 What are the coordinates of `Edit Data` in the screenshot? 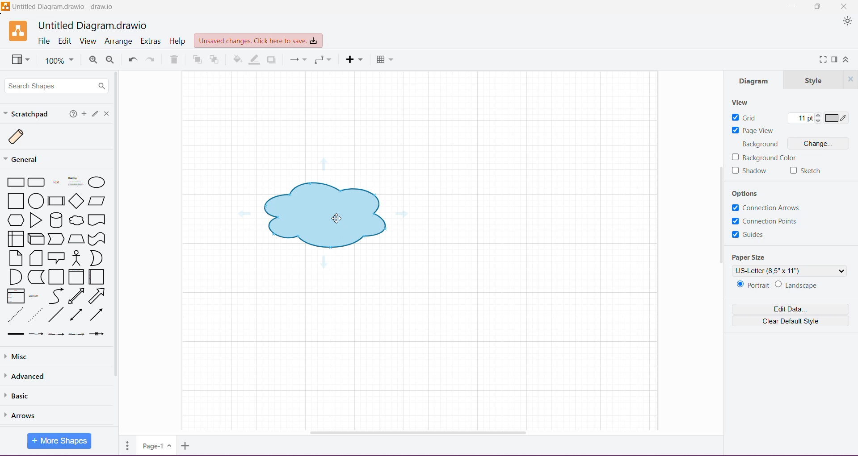 It's located at (791, 309).